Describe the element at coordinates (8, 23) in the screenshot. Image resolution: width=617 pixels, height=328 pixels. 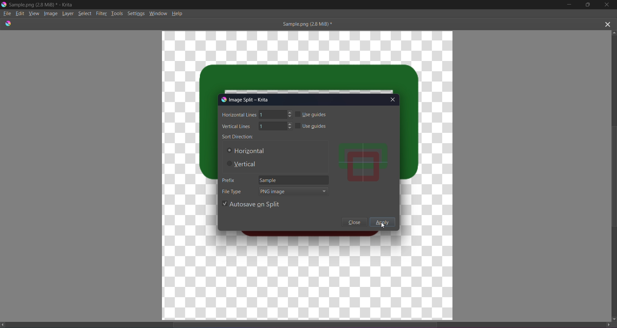
I see `logo` at that location.